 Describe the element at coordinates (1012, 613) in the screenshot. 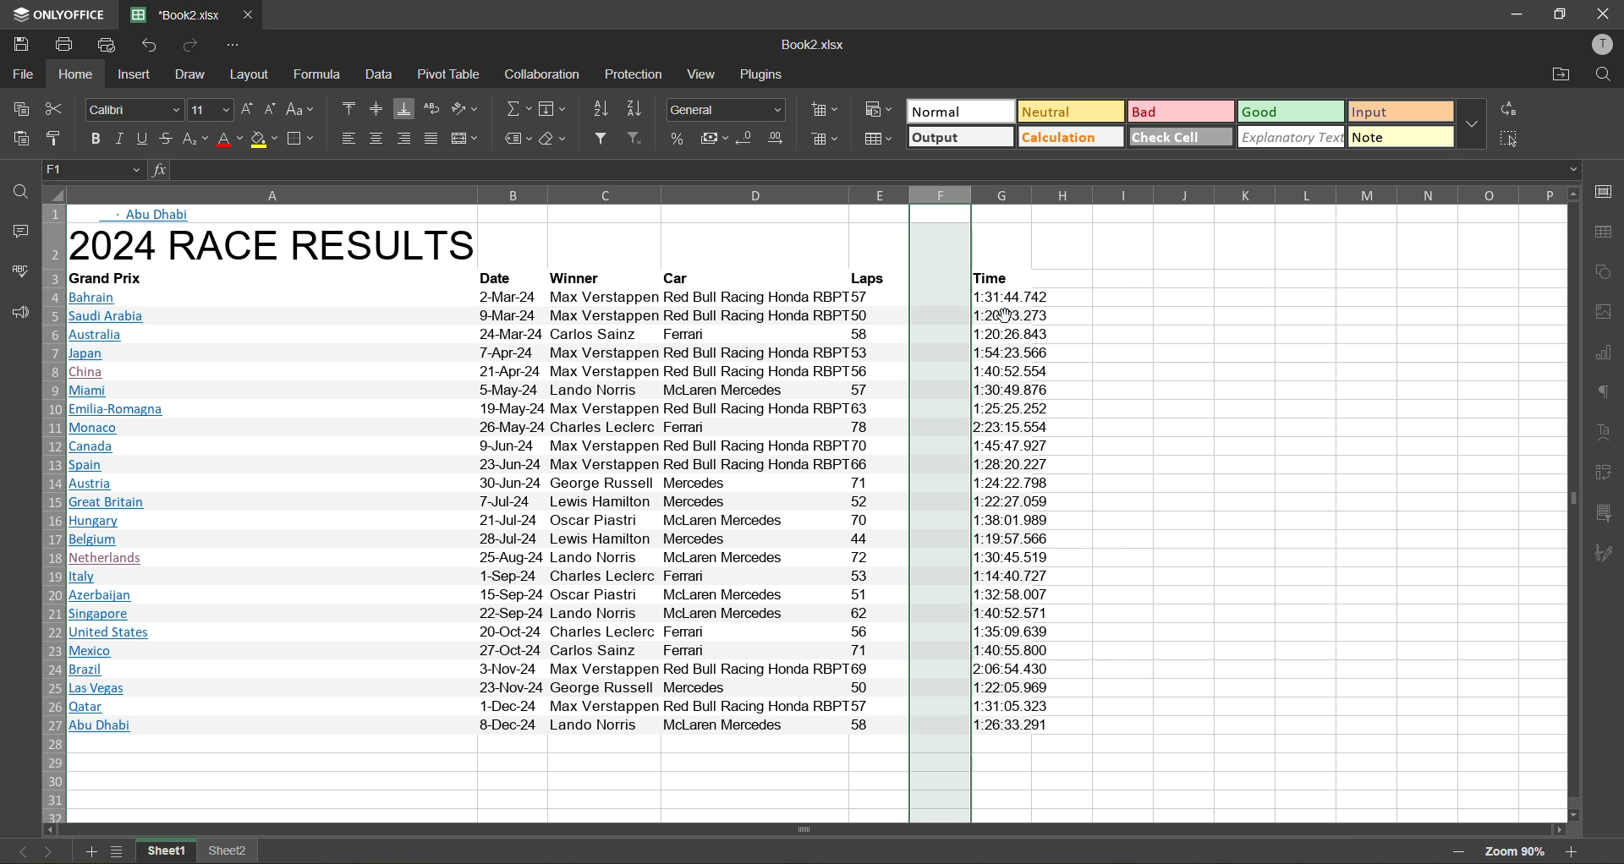

I see `11:40:52. 571` at that location.